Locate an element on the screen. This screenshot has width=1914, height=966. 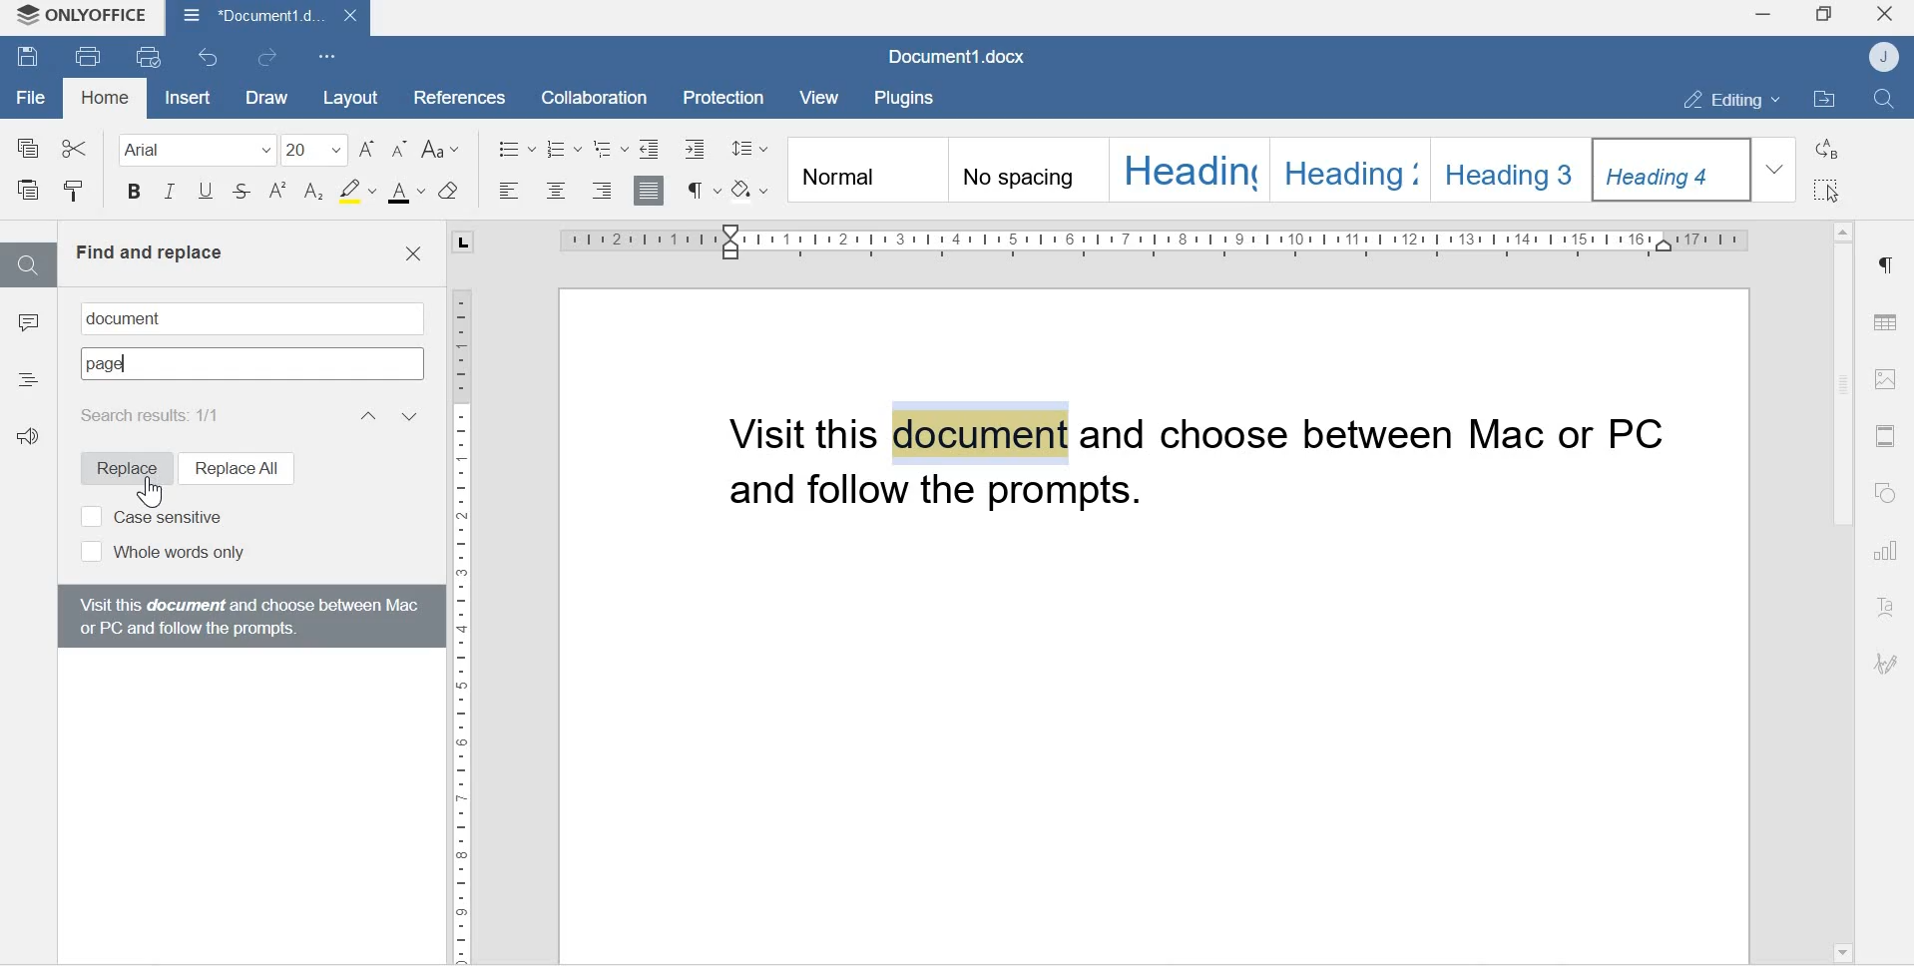
Save is located at coordinates (28, 59).